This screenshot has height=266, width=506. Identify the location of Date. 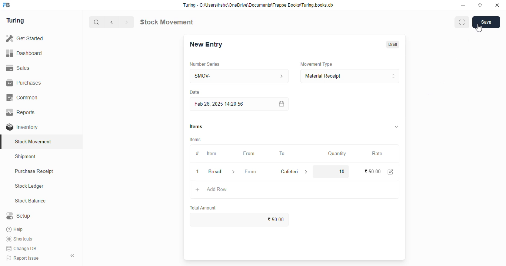
(194, 92).